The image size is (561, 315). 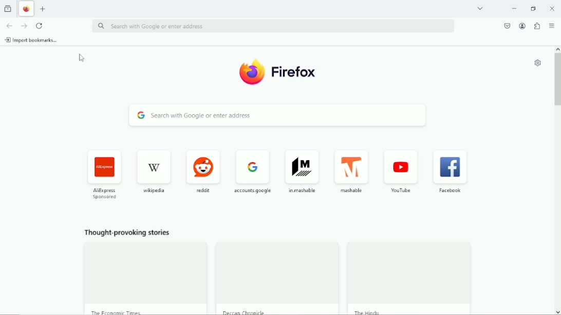 I want to click on View recent browsing, so click(x=8, y=8).